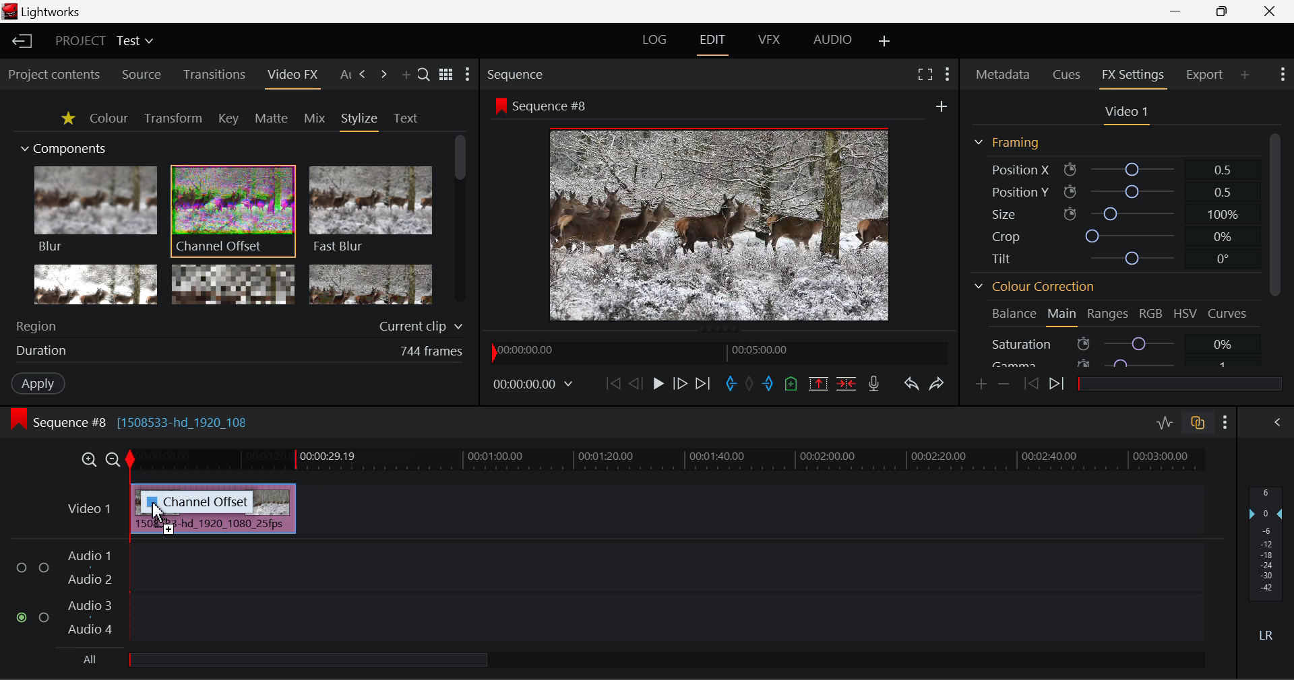 Image resolution: width=1294 pixels, height=680 pixels. I want to click on Transform, so click(173, 118).